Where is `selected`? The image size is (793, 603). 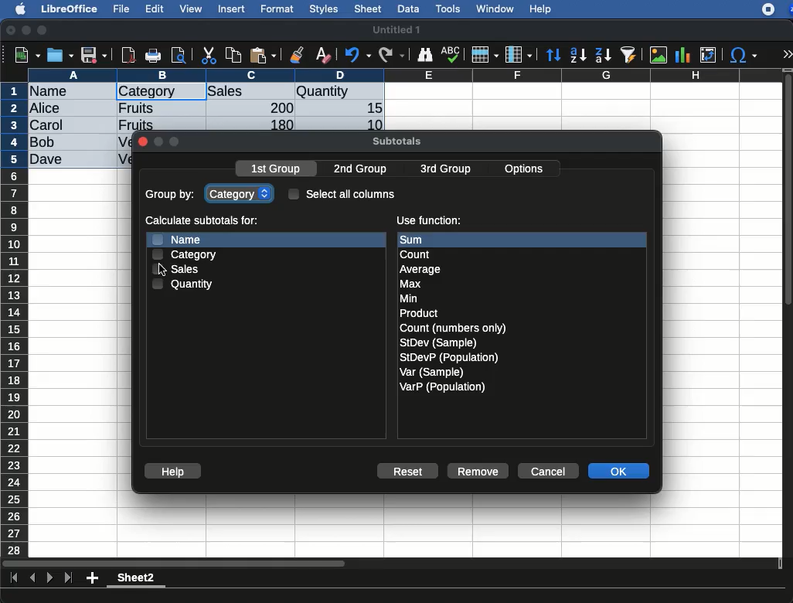 selected is located at coordinates (190, 91).